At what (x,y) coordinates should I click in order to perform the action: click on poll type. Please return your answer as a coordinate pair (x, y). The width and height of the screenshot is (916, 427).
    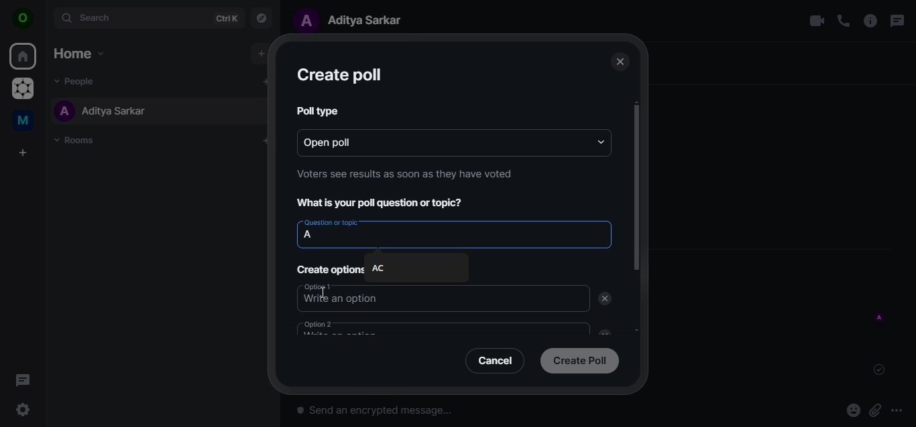
    Looking at the image, I should click on (315, 110).